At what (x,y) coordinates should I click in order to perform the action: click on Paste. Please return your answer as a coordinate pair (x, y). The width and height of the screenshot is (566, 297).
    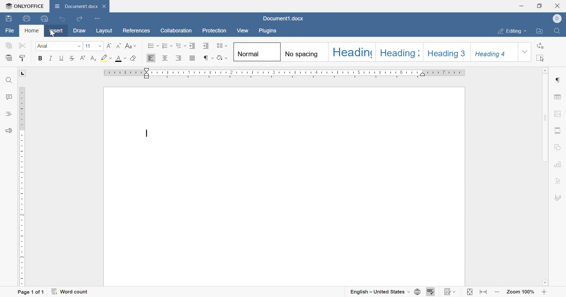
    Looking at the image, I should click on (10, 58).